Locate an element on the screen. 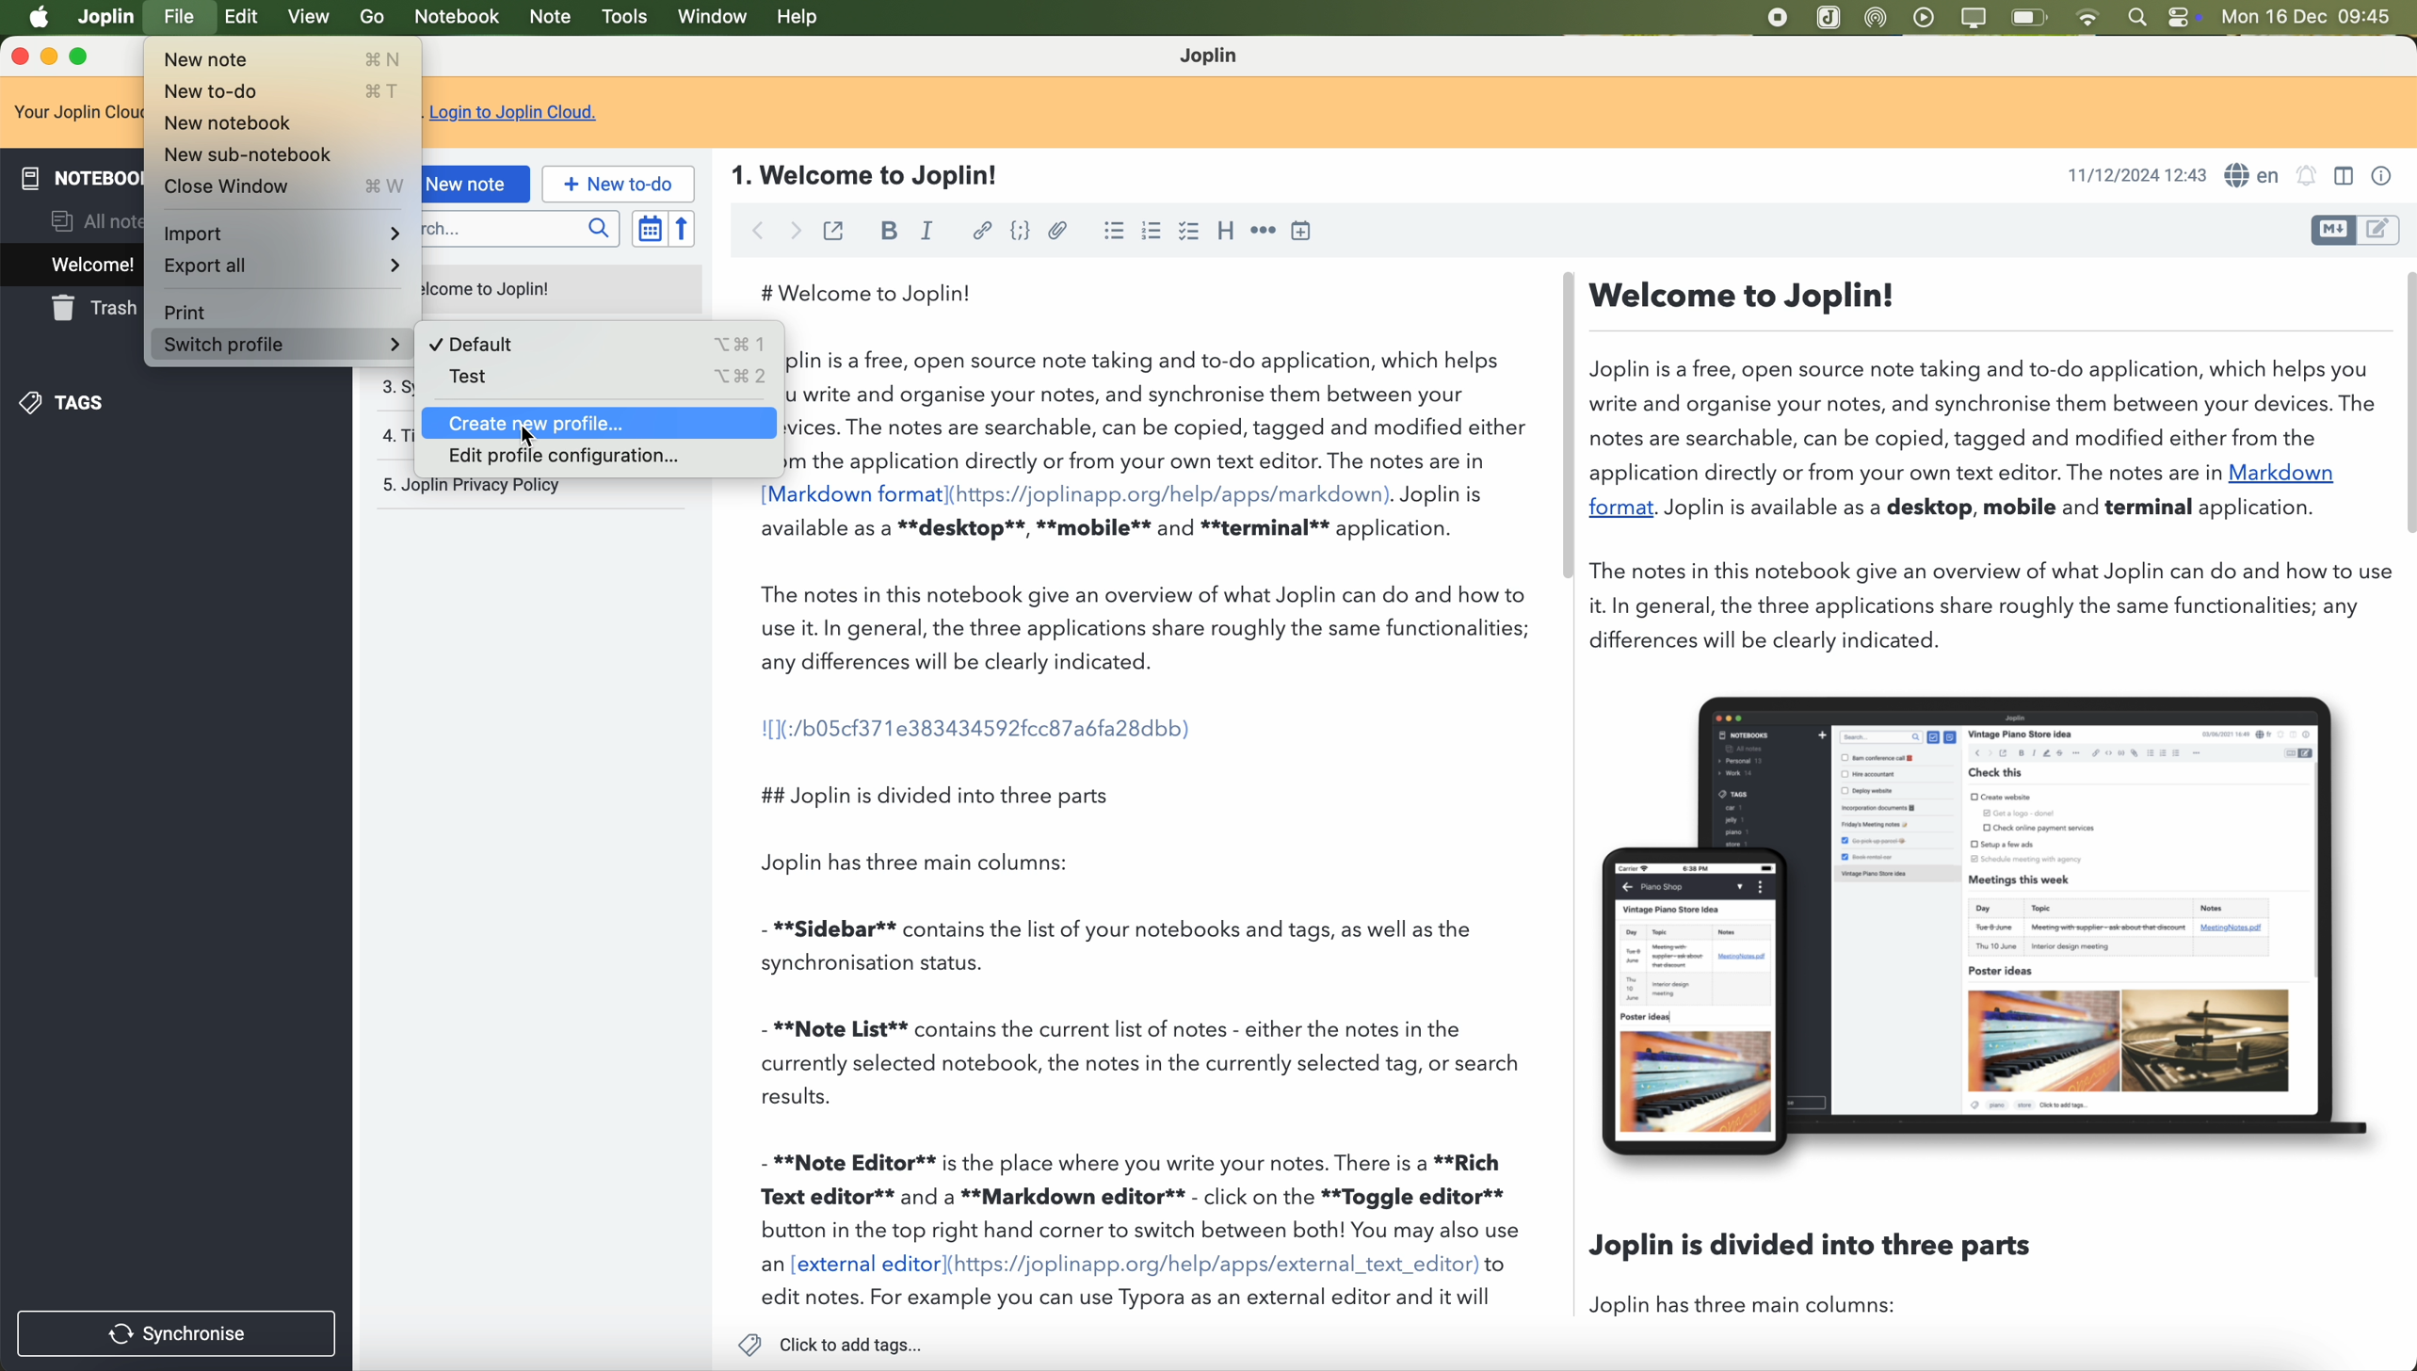  notebook is located at coordinates (456, 18).